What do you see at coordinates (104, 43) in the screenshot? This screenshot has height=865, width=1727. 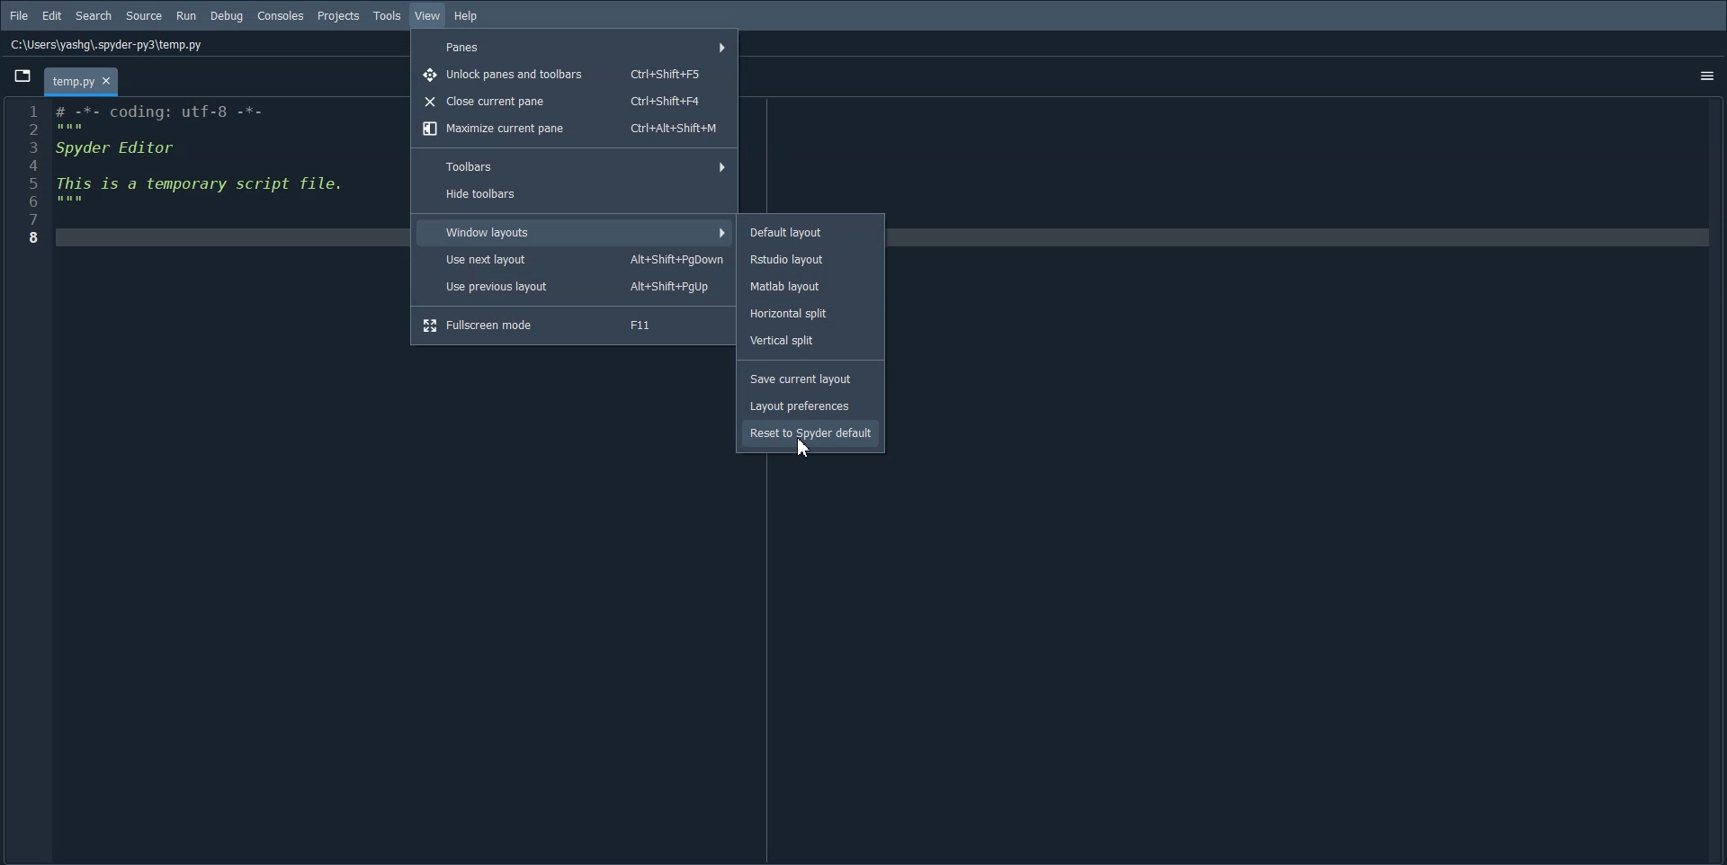 I see `C:\Users\yashg\.spyder-py3\temp.py` at bounding box center [104, 43].